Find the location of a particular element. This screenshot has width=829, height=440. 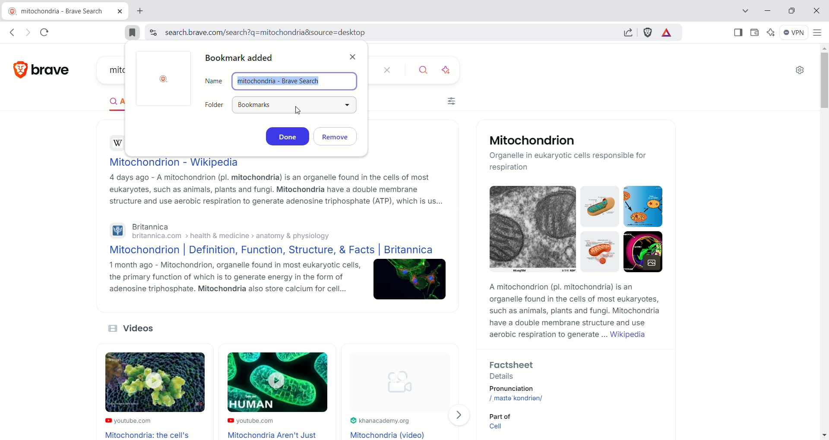

4 days ago - A mitochondrion (pl. mitochondria) is an organelle found in the cells of most
eukaryotes, such as animals, plants and fungi. Mitochondria have a double membrane
structure and use aerobic respiration to generate adenosine triphosphate (ATP), which is us... is located at coordinates (274, 190).